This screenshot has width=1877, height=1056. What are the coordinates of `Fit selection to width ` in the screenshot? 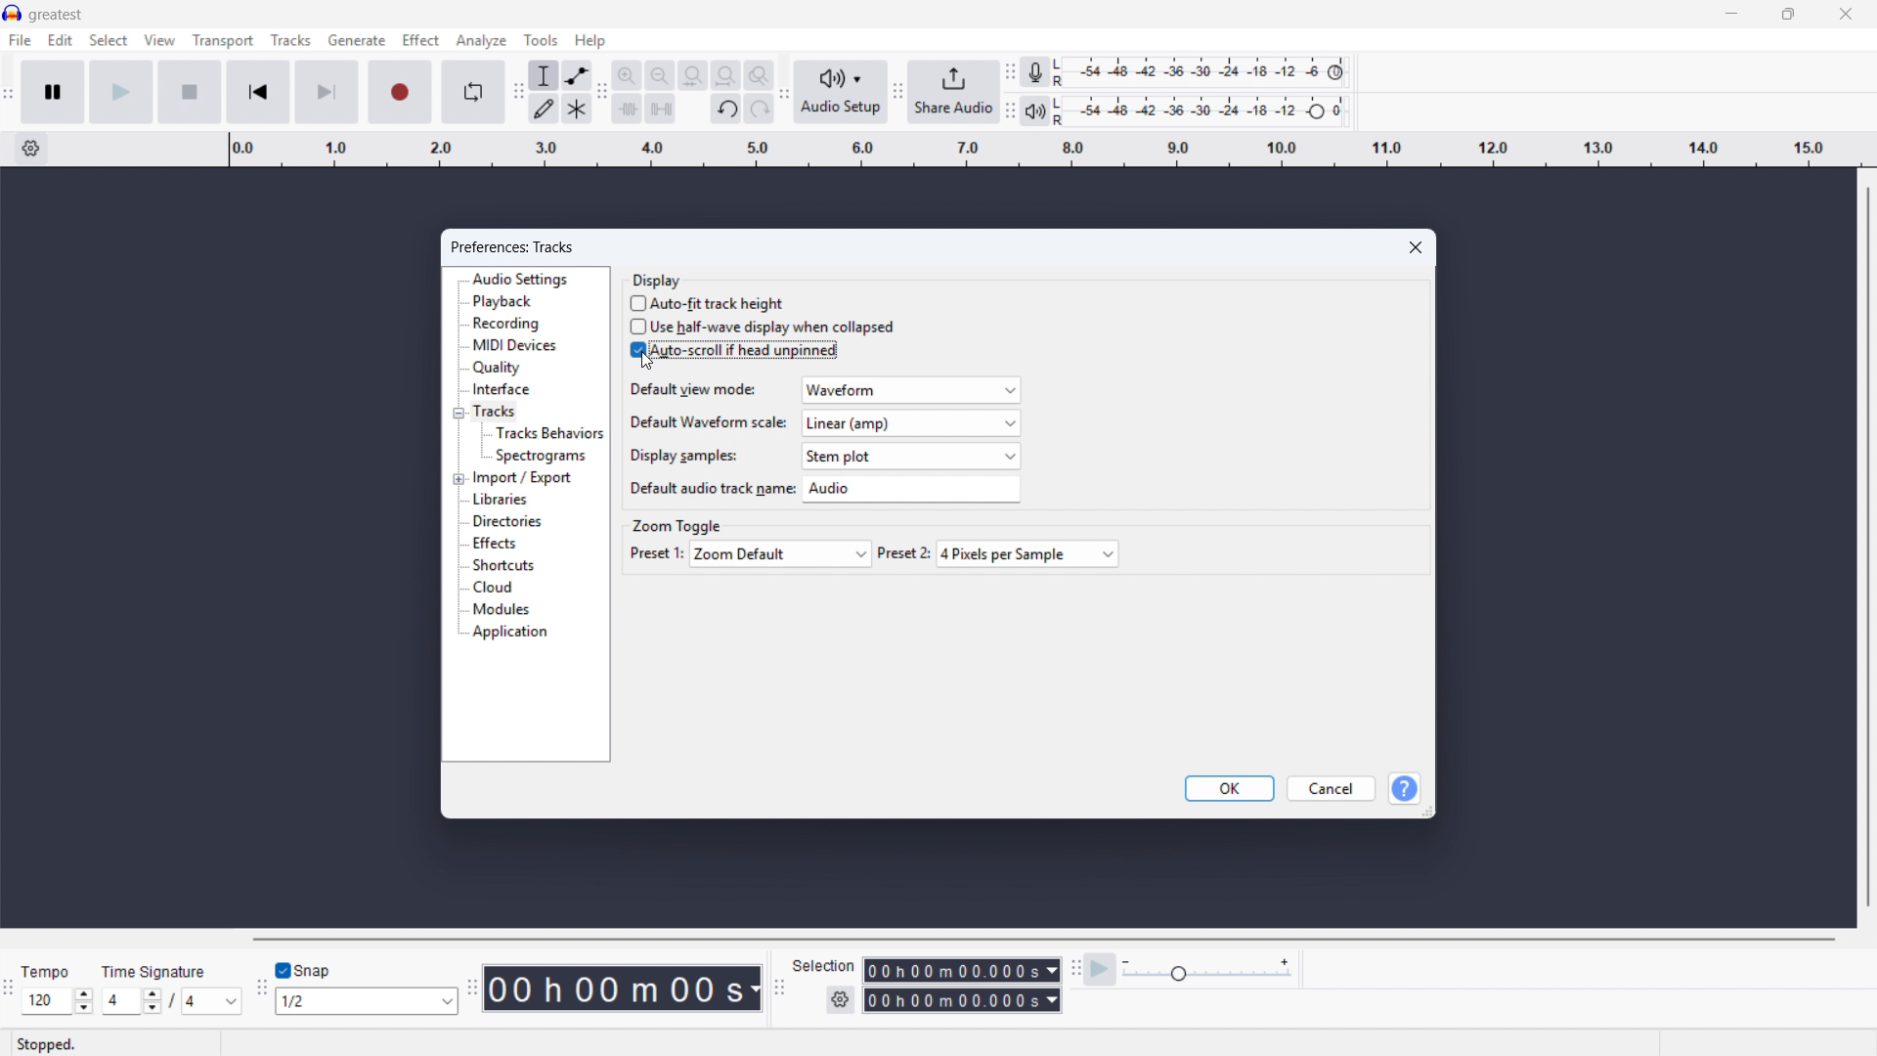 It's located at (694, 76).